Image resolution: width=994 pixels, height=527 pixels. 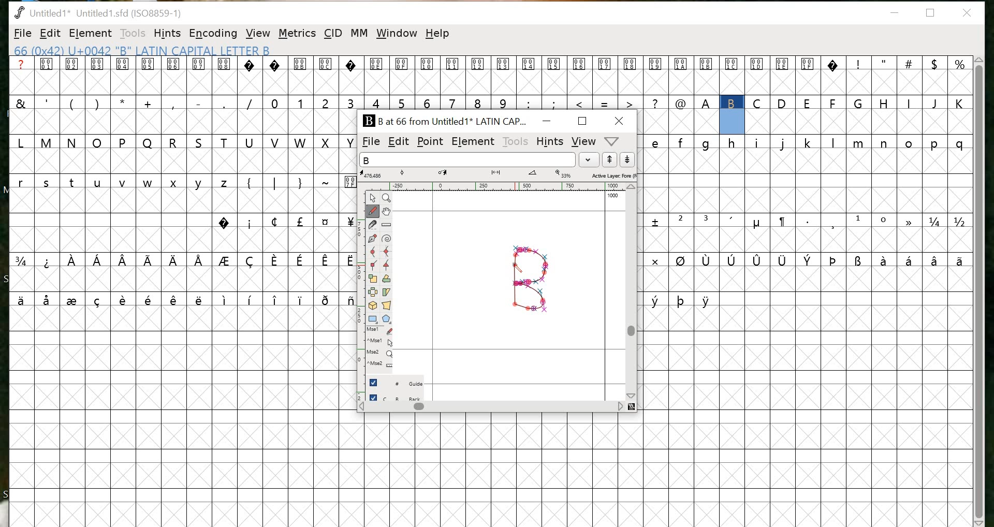 What do you see at coordinates (500, 174) in the screenshot?
I see `measurements` at bounding box center [500, 174].